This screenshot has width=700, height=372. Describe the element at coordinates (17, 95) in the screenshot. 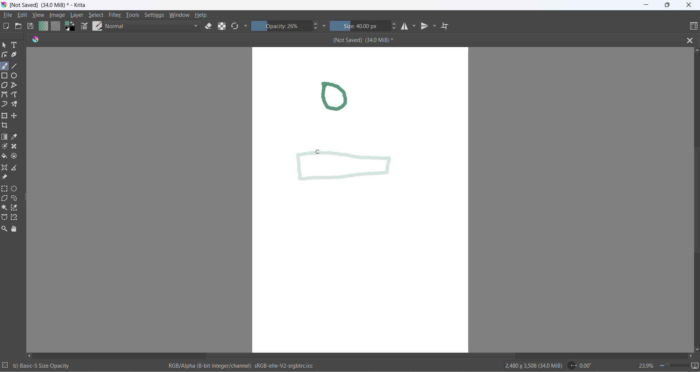

I see `freehand path tool` at that location.